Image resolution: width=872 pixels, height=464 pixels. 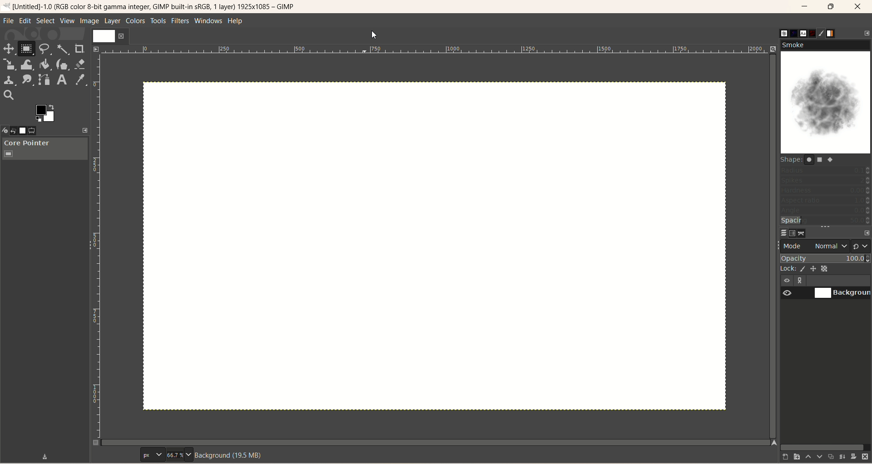 What do you see at coordinates (156, 6) in the screenshot?
I see `file name` at bounding box center [156, 6].